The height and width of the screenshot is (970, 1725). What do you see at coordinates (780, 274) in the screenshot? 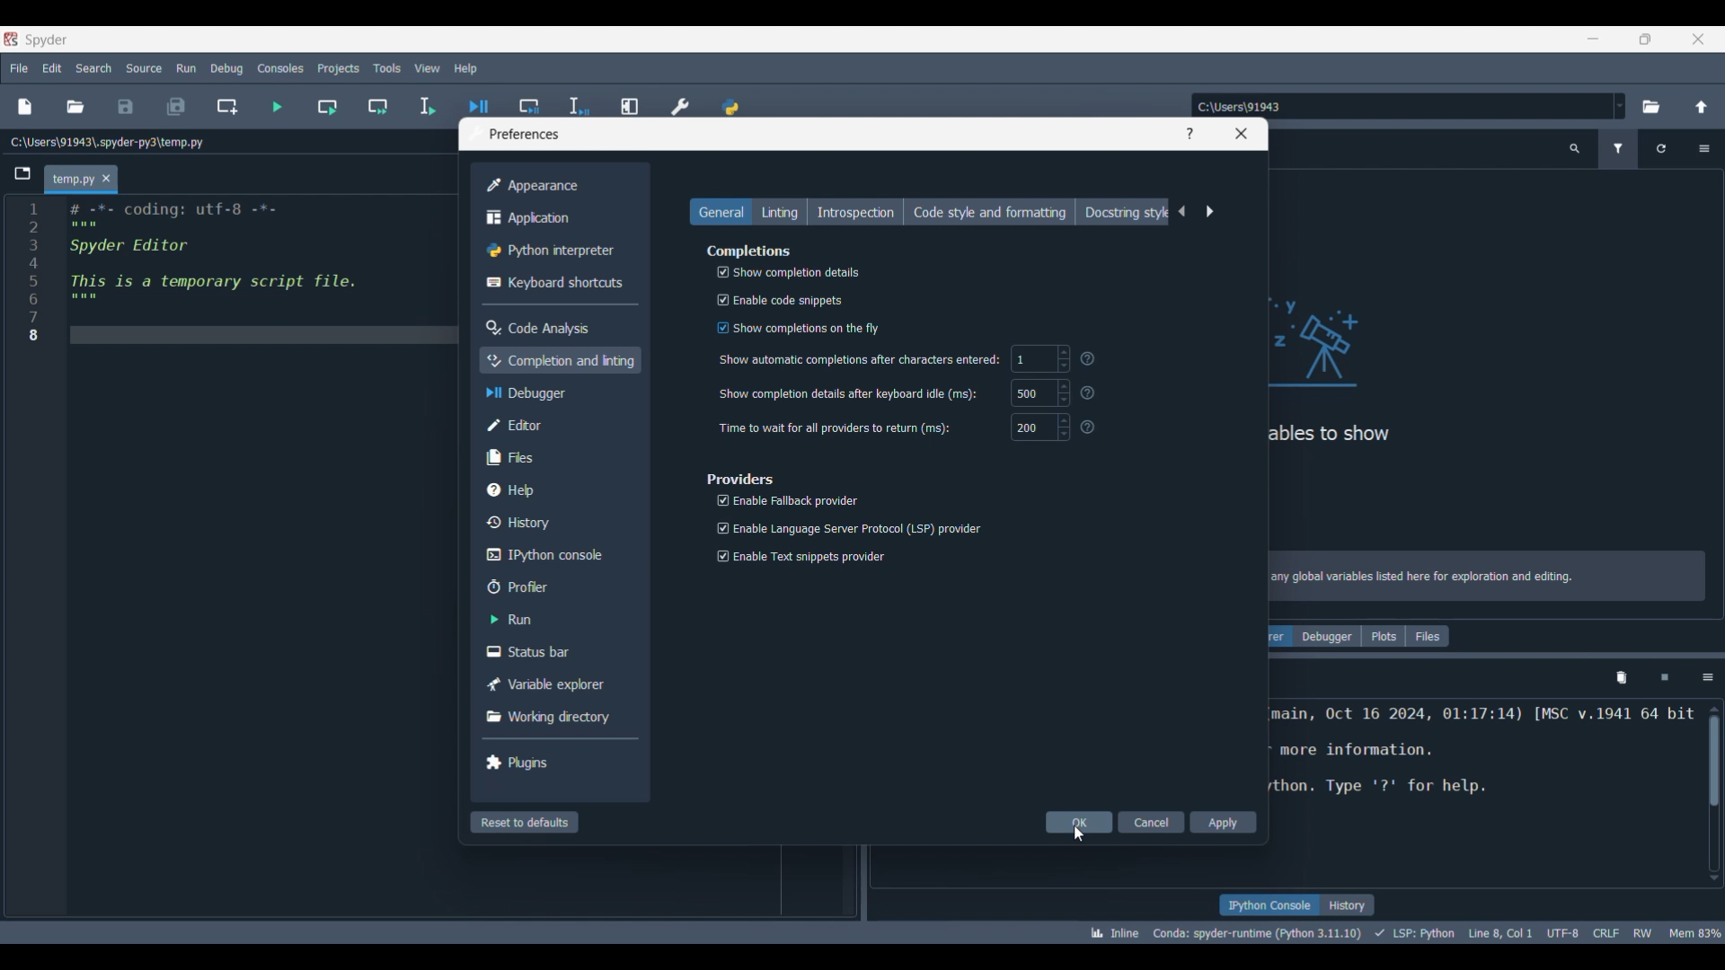
I see `Show completion details` at bounding box center [780, 274].